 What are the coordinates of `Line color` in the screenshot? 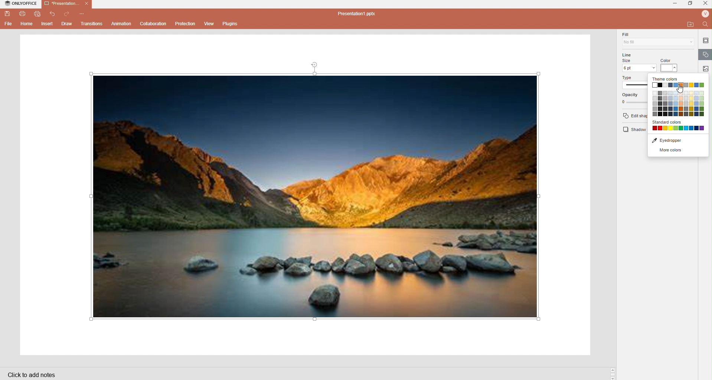 It's located at (673, 62).